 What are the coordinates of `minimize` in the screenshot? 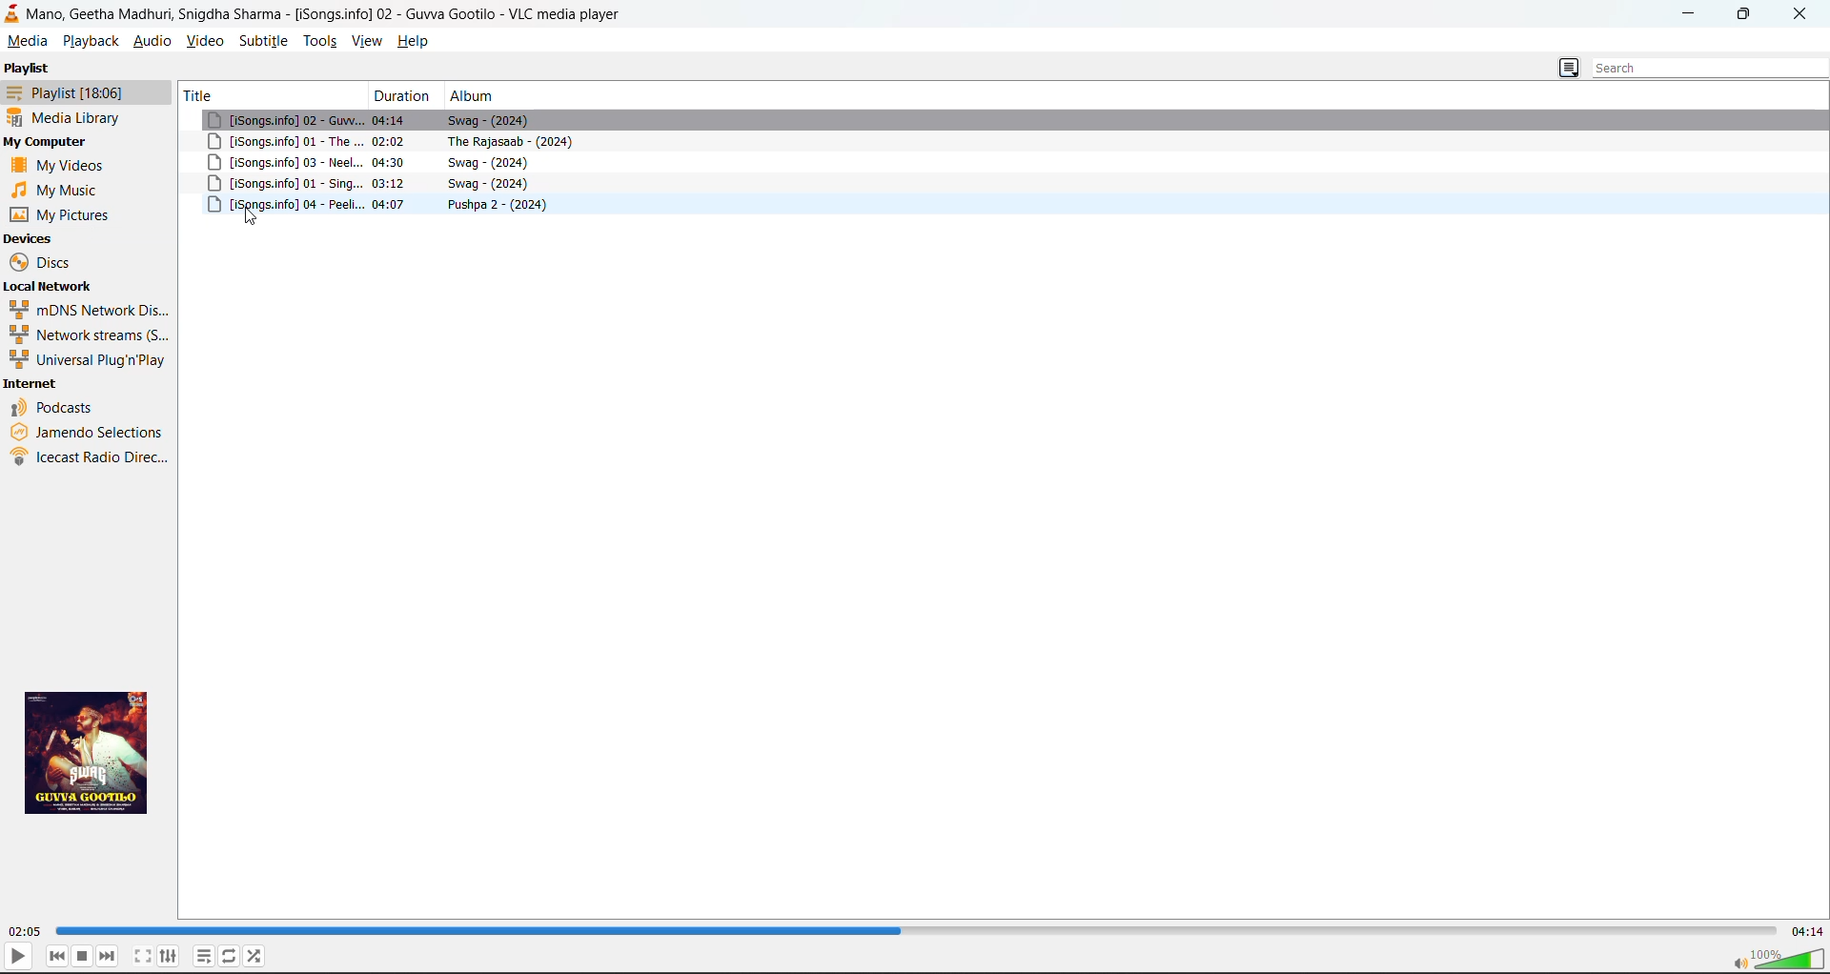 It's located at (1693, 14).